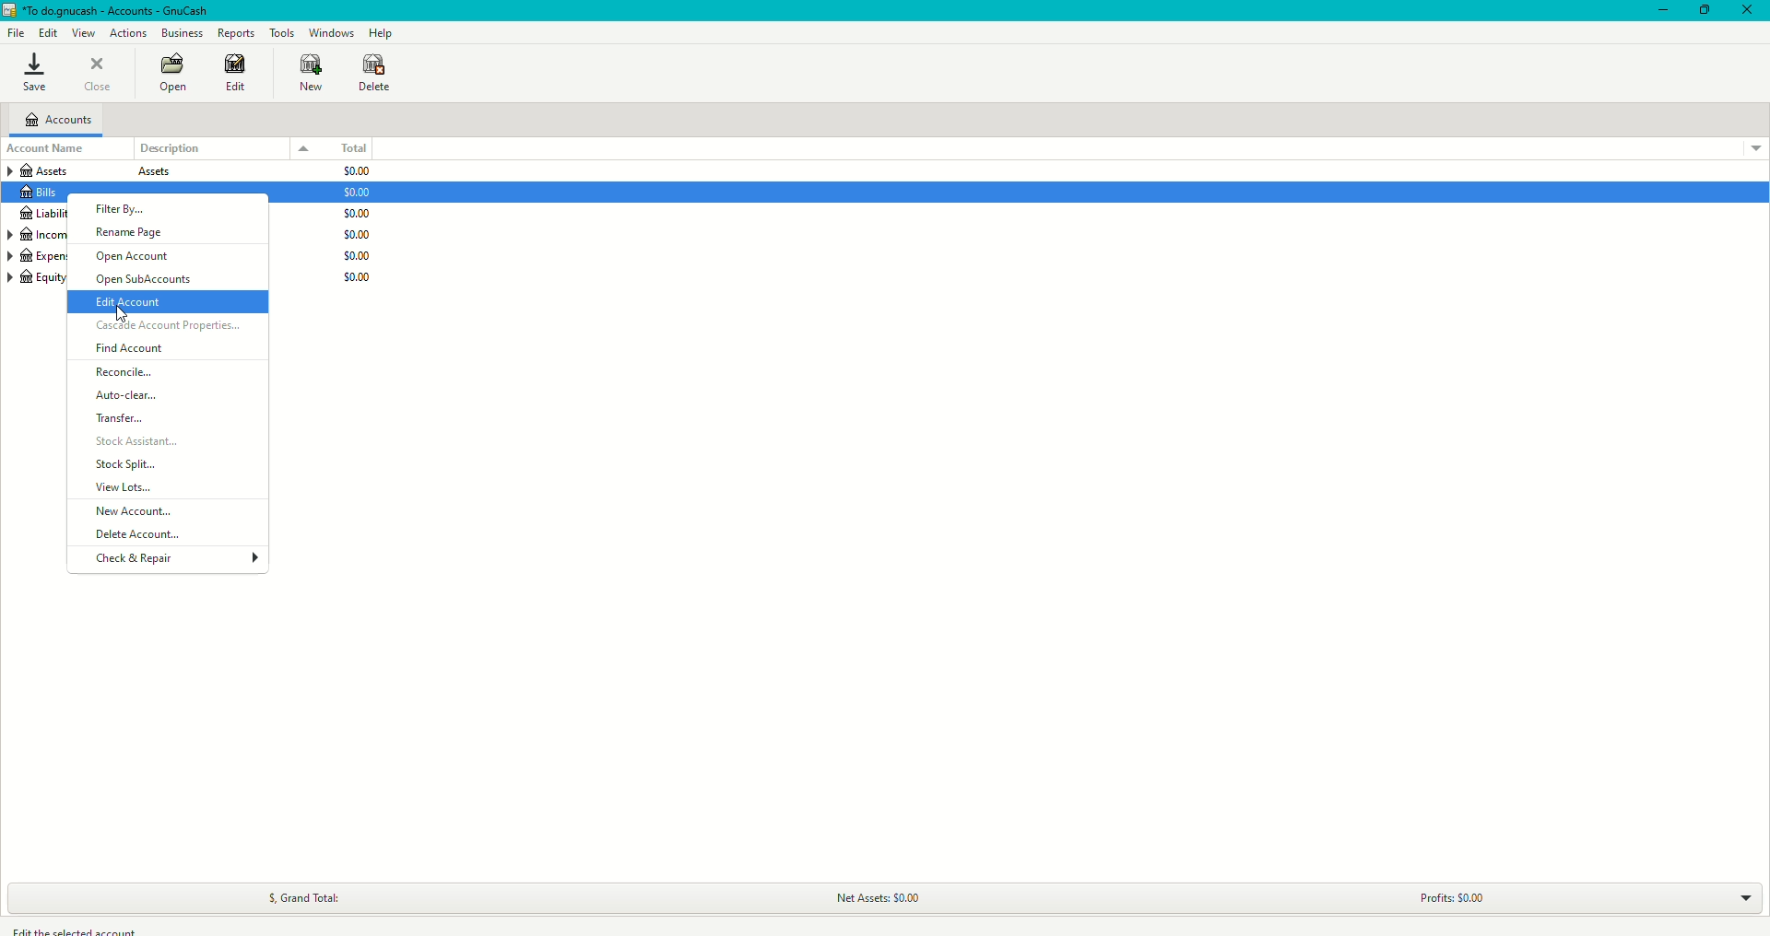  What do you see at coordinates (104, 172) in the screenshot?
I see `Assets` at bounding box center [104, 172].